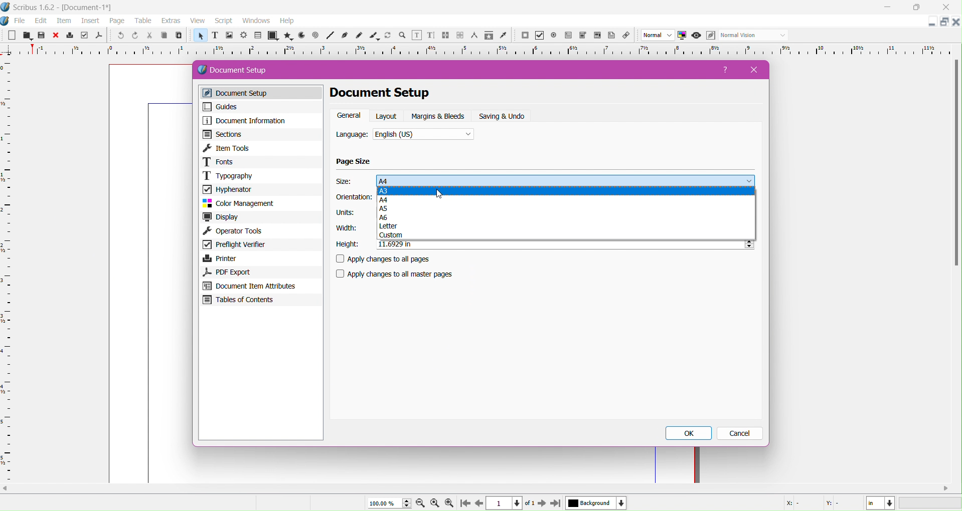  Describe the element at coordinates (345, 228) in the screenshot. I see `Width` at that location.